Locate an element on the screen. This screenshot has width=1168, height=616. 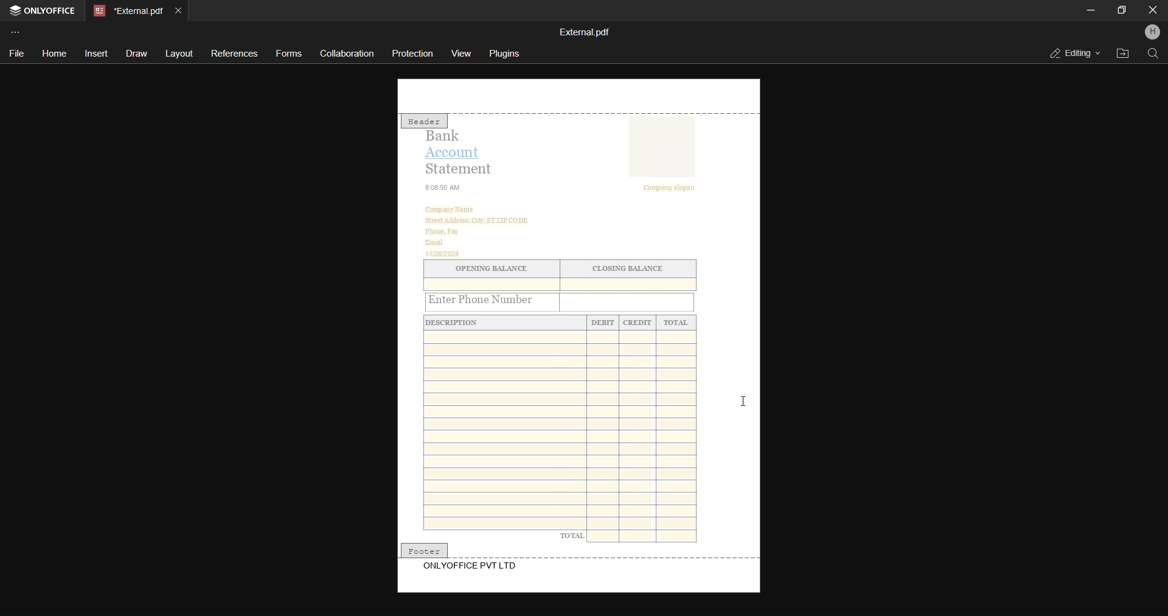
Statement is located at coordinates (461, 169).